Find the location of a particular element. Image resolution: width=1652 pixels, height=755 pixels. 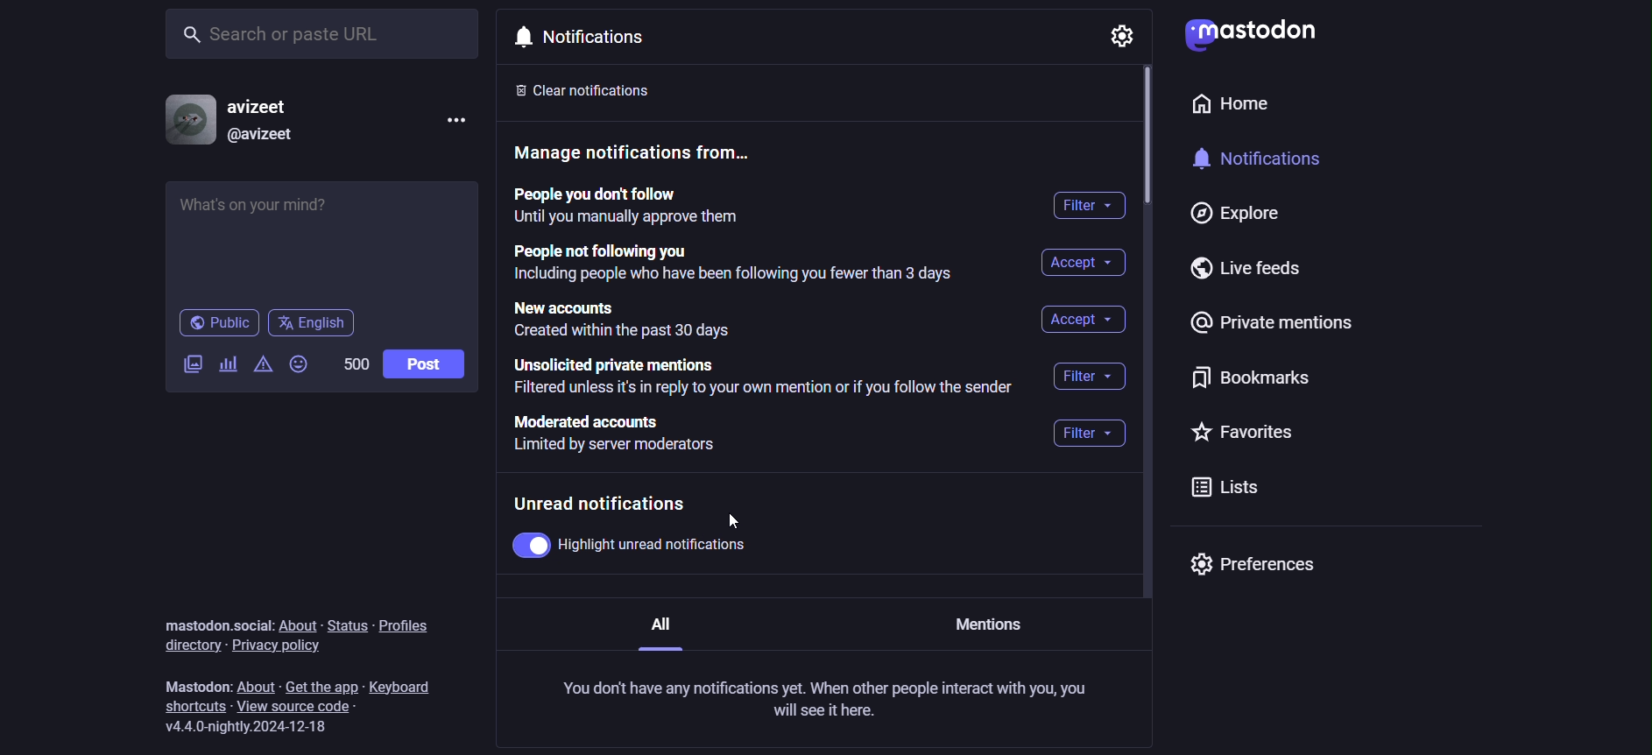

status is located at coordinates (346, 624).